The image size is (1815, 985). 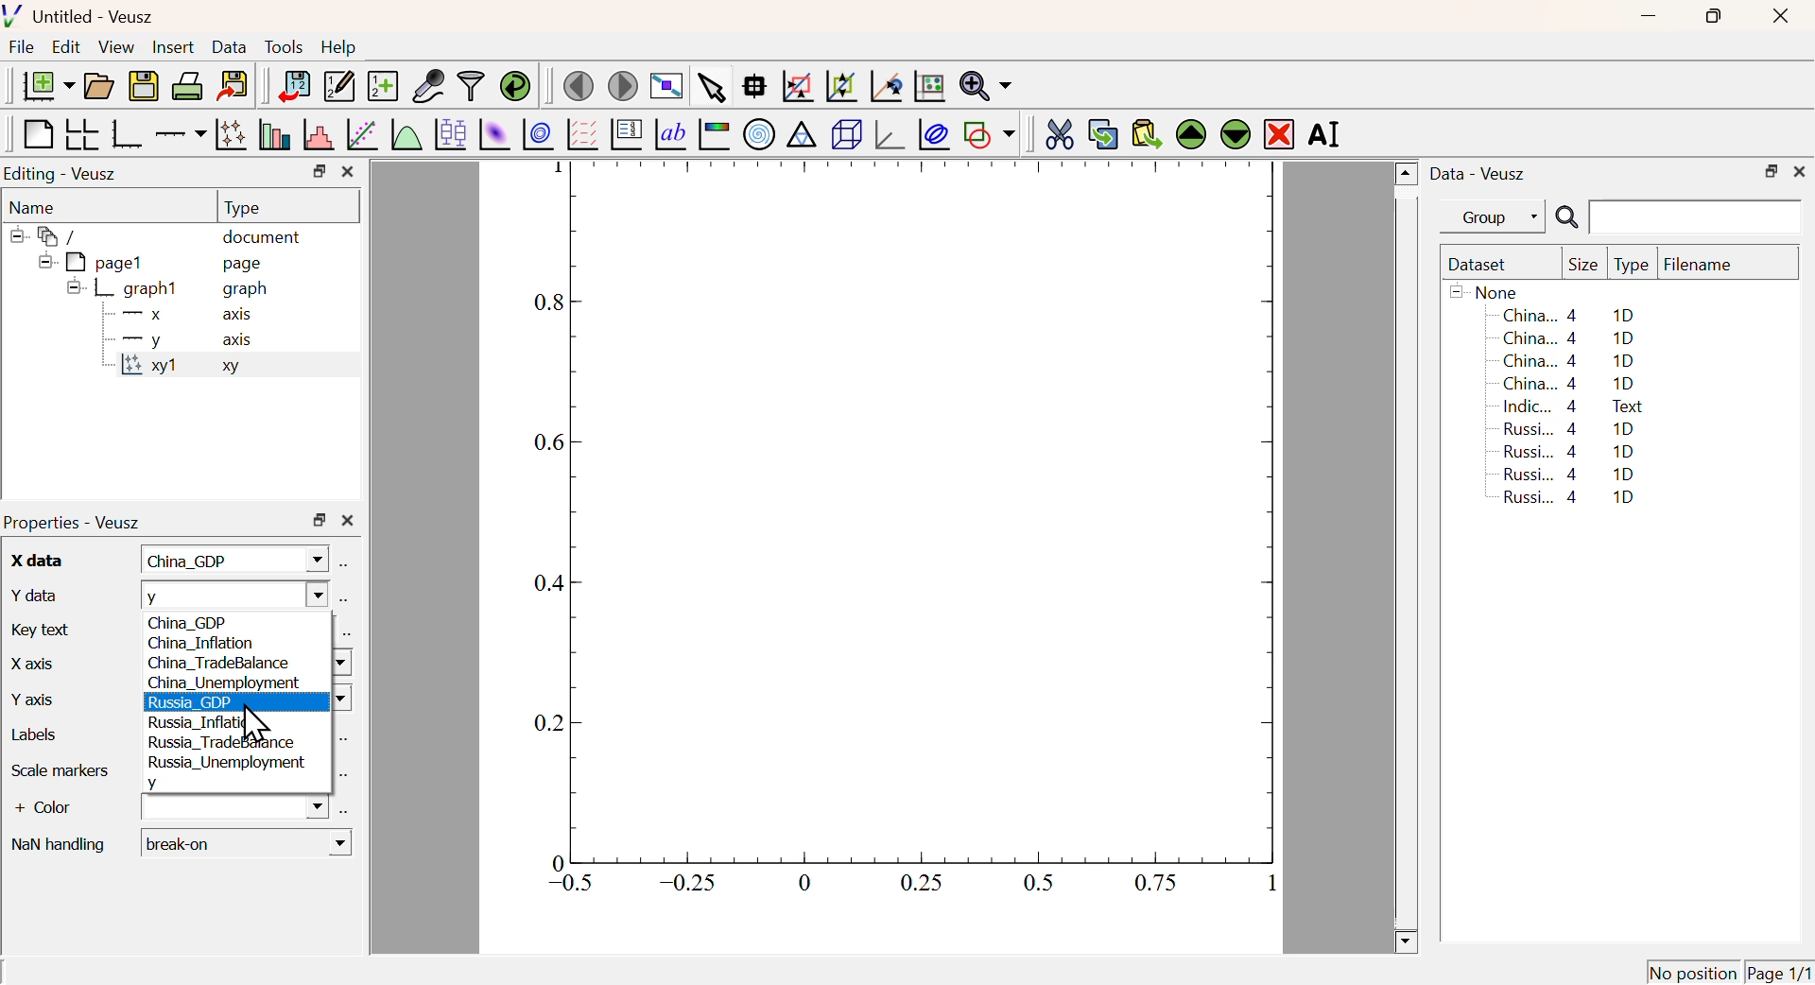 What do you see at coordinates (347, 565) in the screenshot?
I see `Select using dataset Browser` at bounding box center [347, 565].